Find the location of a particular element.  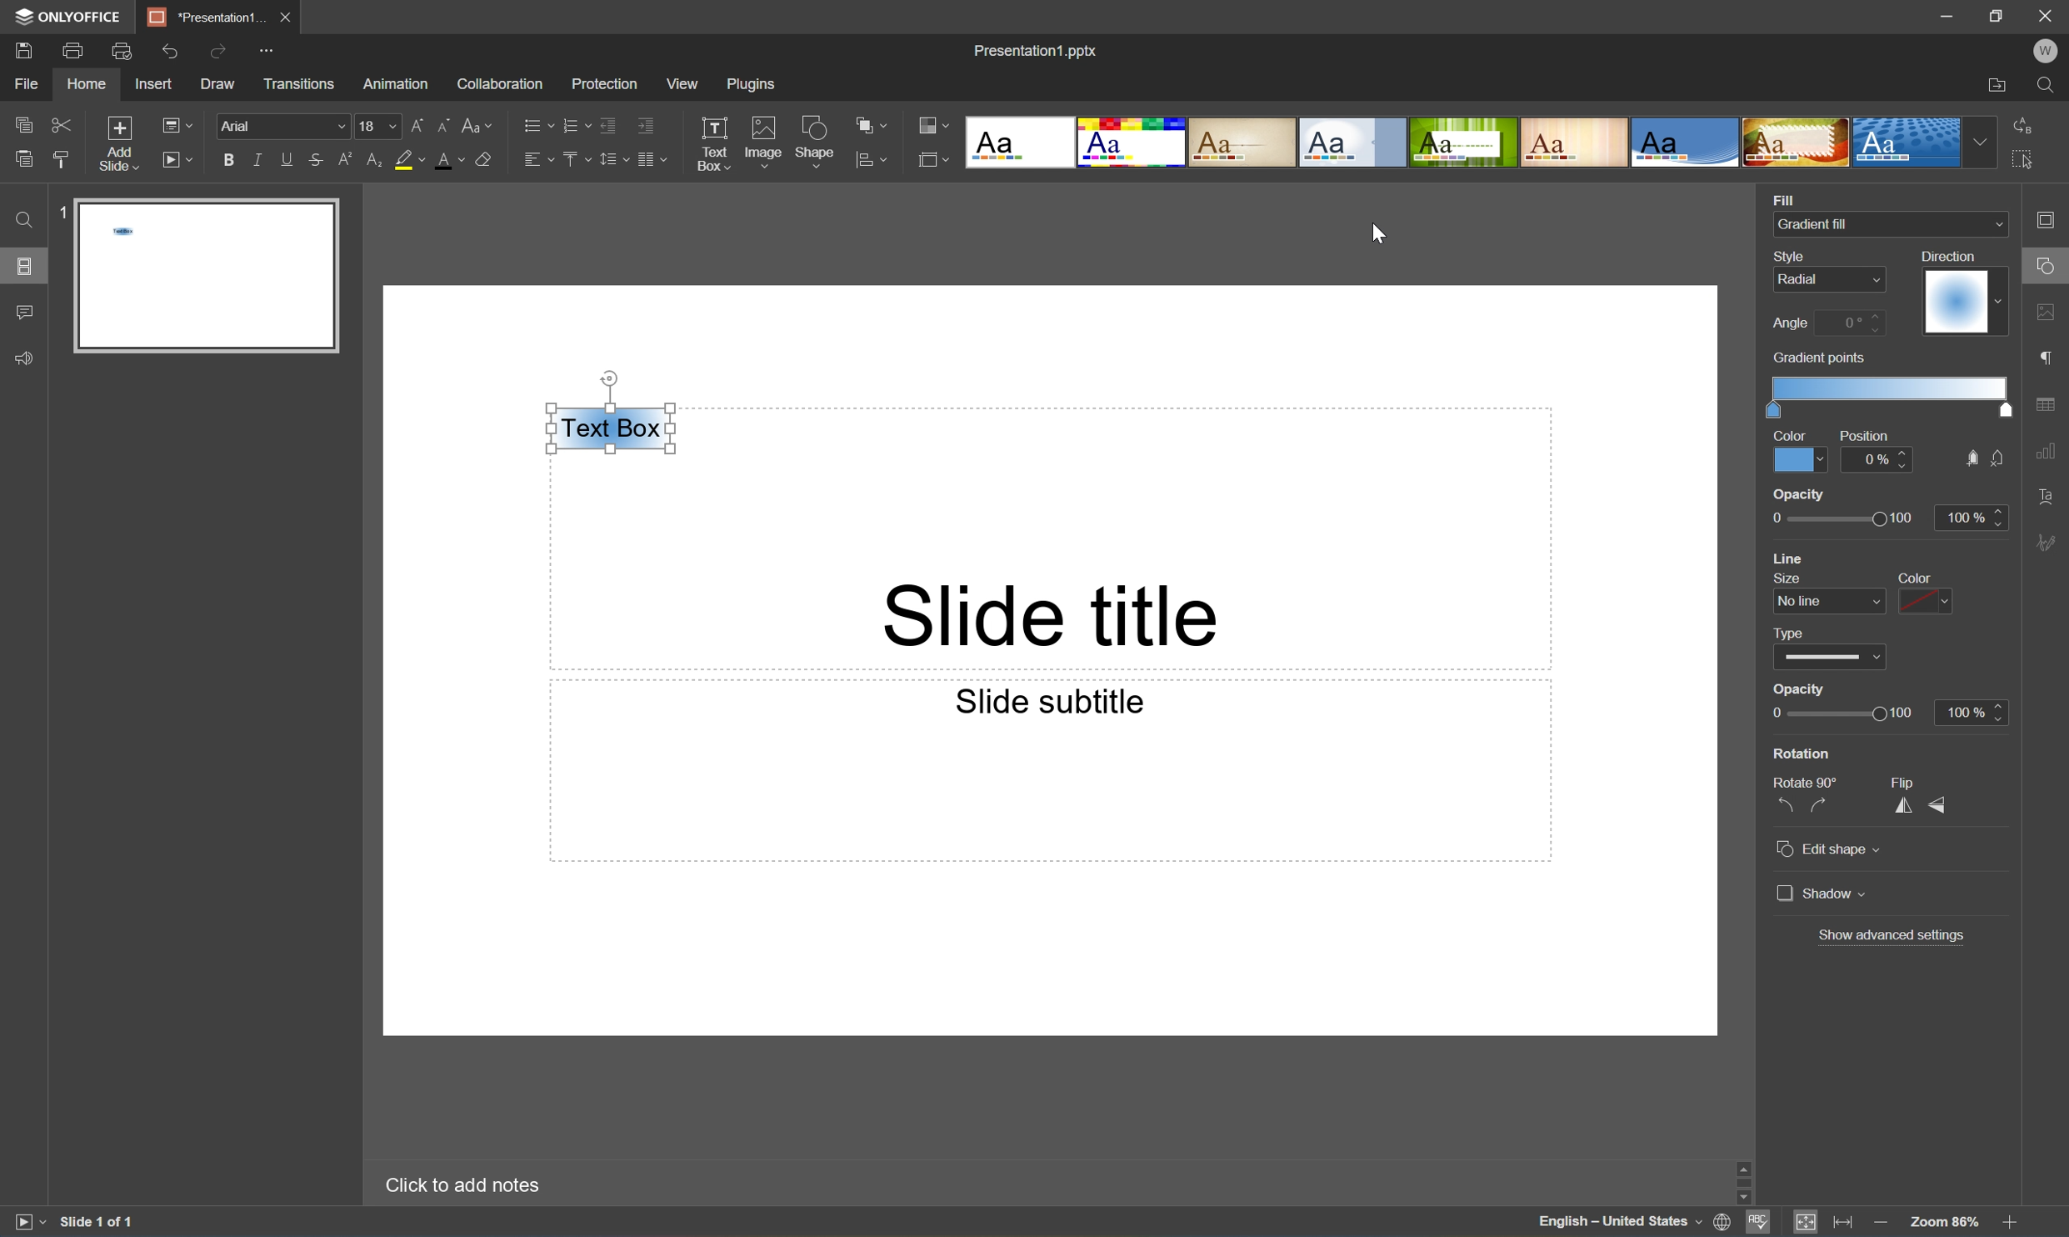

English - United States is located at coordinates (1614, 1223).